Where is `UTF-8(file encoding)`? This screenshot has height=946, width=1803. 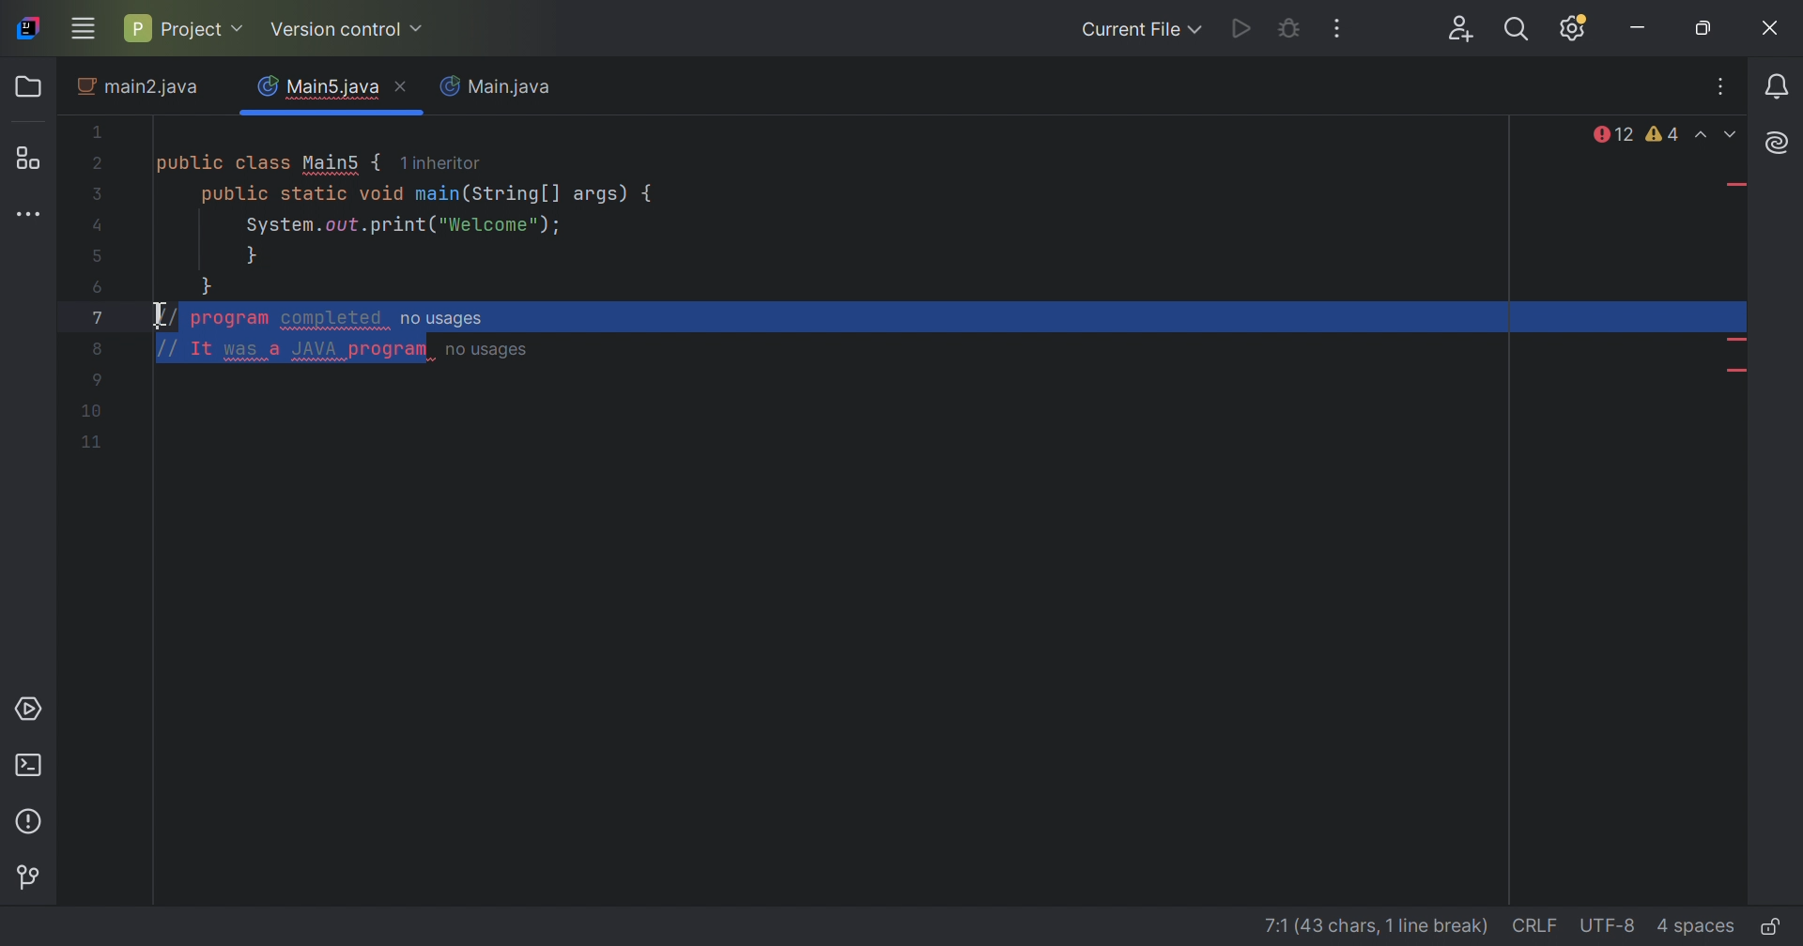 UTF-8(file encoding) is located at coordinates (1607, 926).